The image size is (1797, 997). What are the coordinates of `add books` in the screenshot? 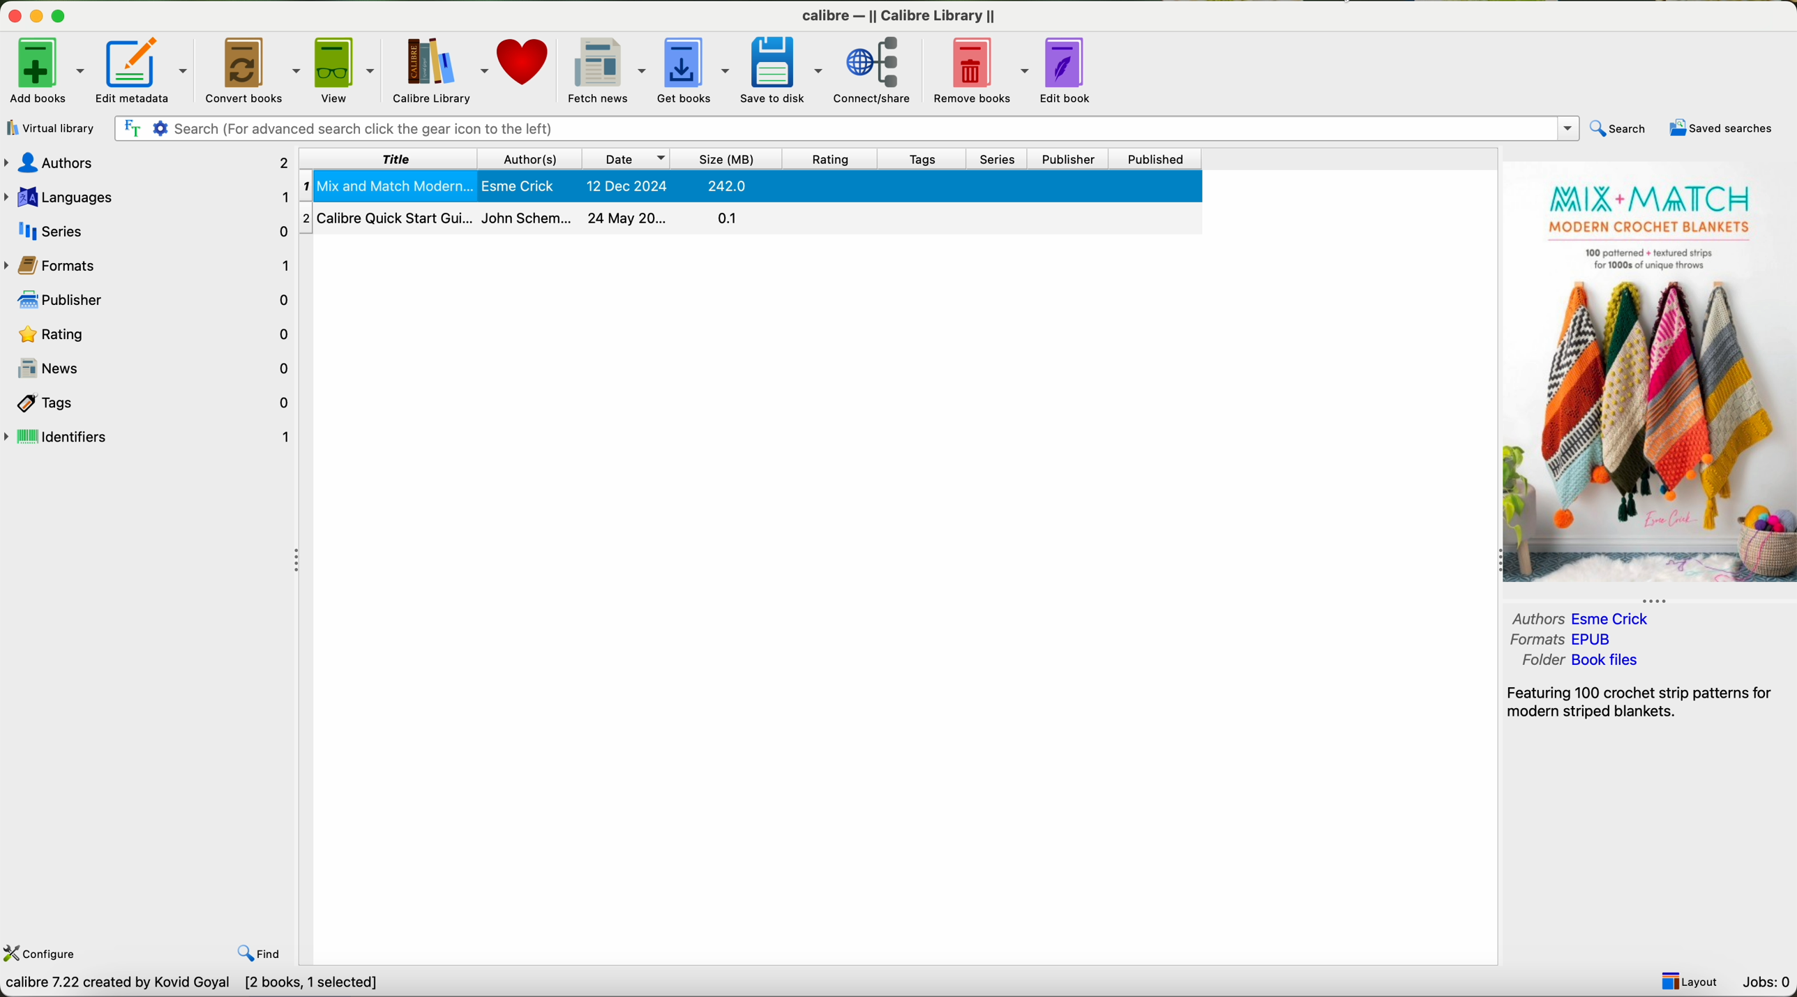 It's located at (45, 69).